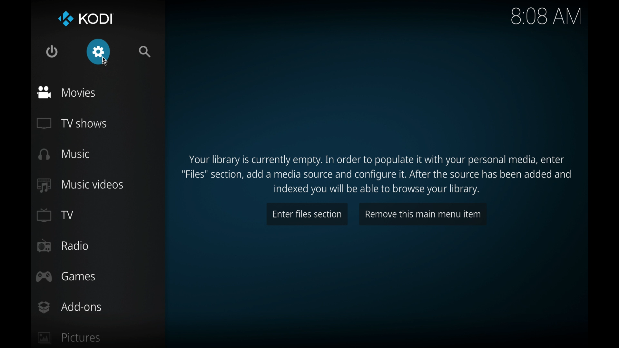 This screenshot has height=348, width=619. Describe the element at coordinates (85, 19) in the screenshot. I see `kodi` at that location.